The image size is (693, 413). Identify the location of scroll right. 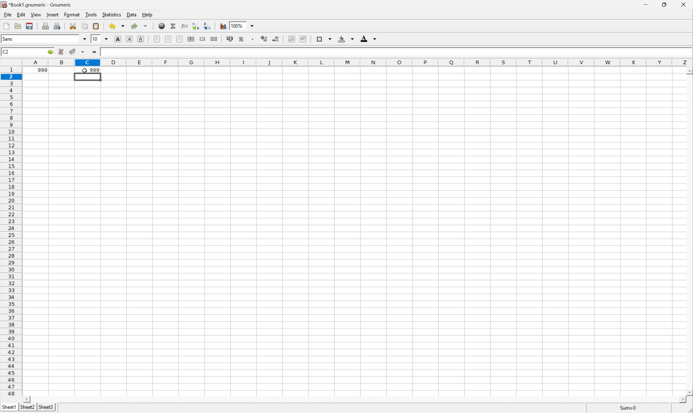
(682, 401).